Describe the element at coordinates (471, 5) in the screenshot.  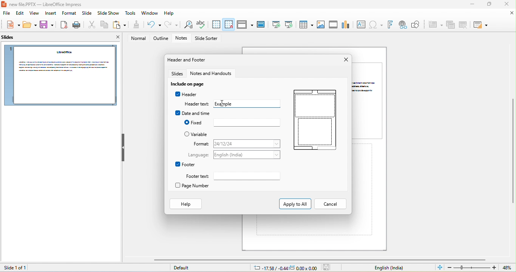
I see `minimize` at that location.